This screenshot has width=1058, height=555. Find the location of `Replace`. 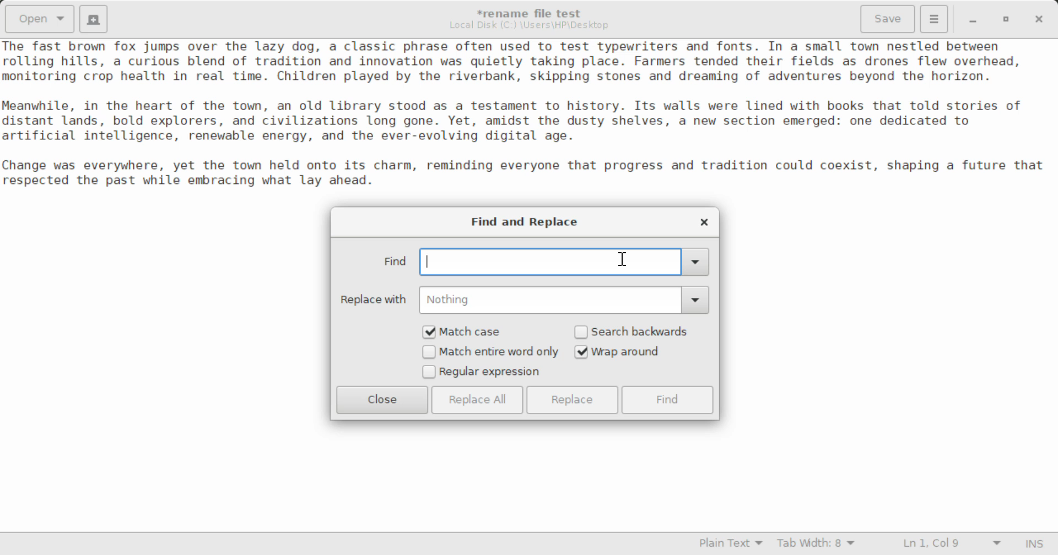

Replace is located at coordinates (575, 400).